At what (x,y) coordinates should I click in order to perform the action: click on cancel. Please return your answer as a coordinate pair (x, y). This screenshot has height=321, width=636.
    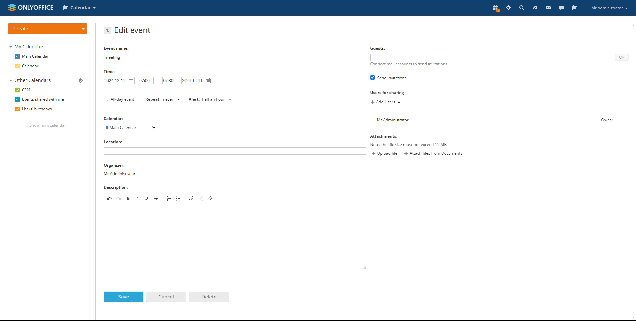
    Looking at the image, I should click on (167, 297).